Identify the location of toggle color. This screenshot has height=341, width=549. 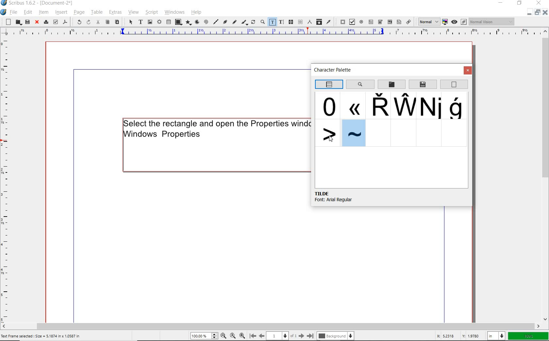
(444, 22).